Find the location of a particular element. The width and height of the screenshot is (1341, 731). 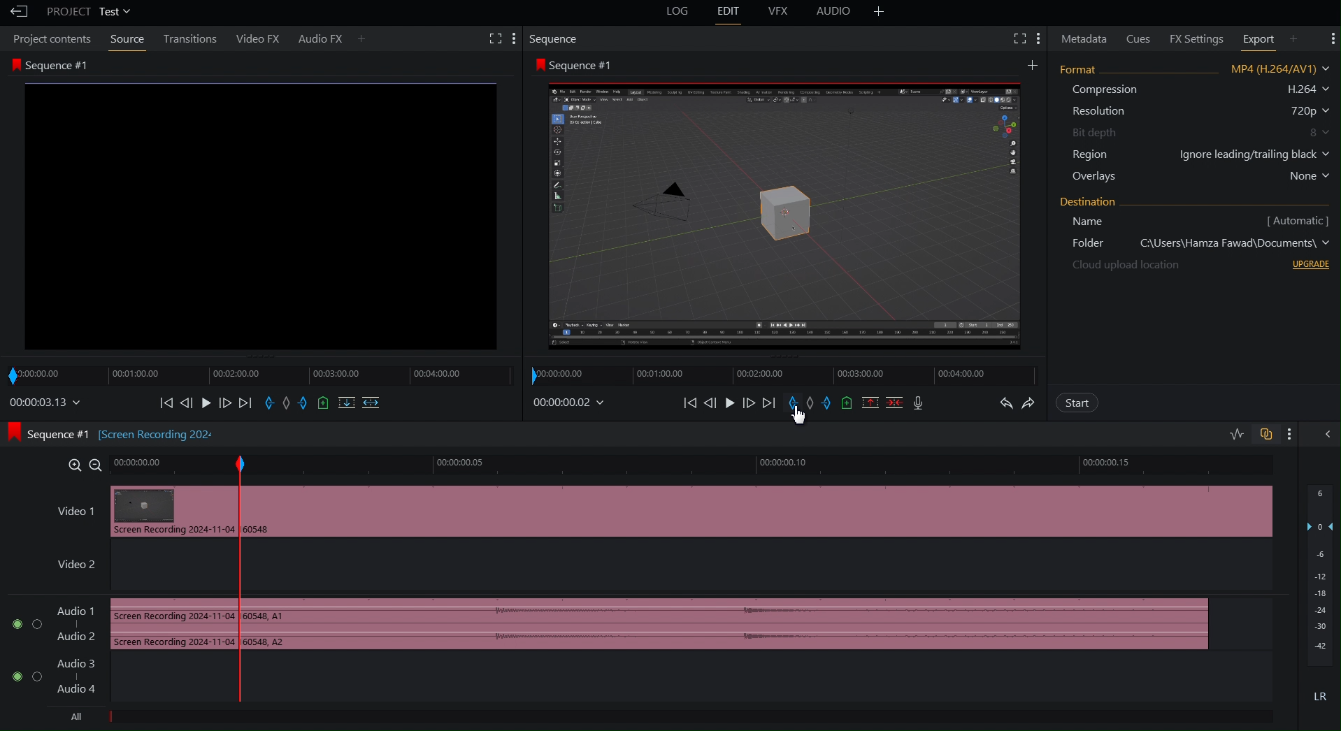

Audio clip is located at coordinates (163, 626).